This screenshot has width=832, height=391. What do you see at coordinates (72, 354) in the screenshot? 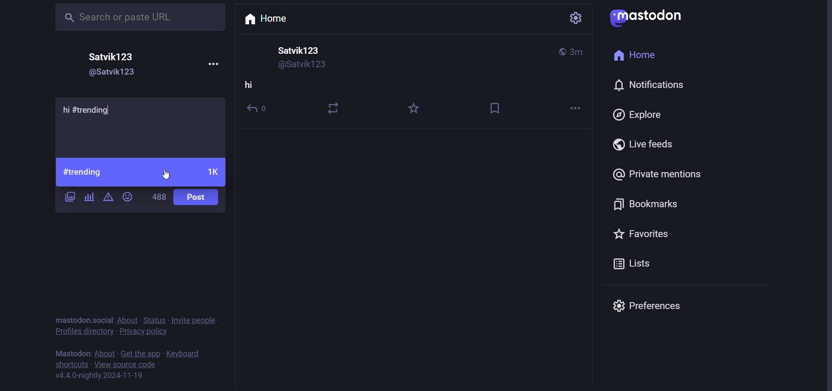
I see `text` at bounding box center [72, 354].